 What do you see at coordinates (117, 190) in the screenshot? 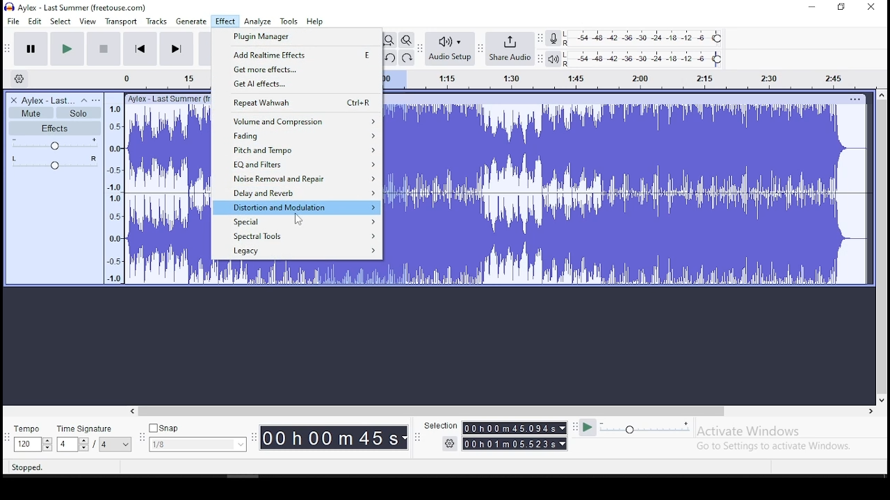
I see `timeline` at bounding box center [117, 190].